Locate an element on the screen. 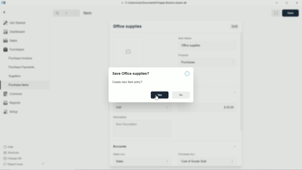 The height and width of the screenshot is (170, 302). save is located at coordinates (291, 13).